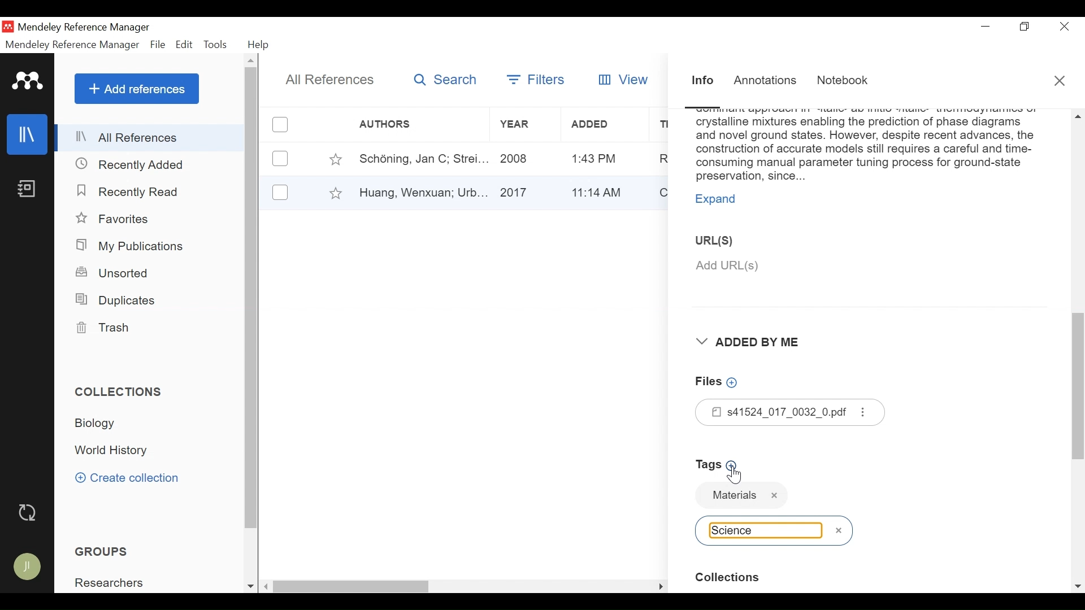 The image size is (1085, 610). Describe the element at coordinates (104, 552) in the screenshot. I see `Groups` at that location.